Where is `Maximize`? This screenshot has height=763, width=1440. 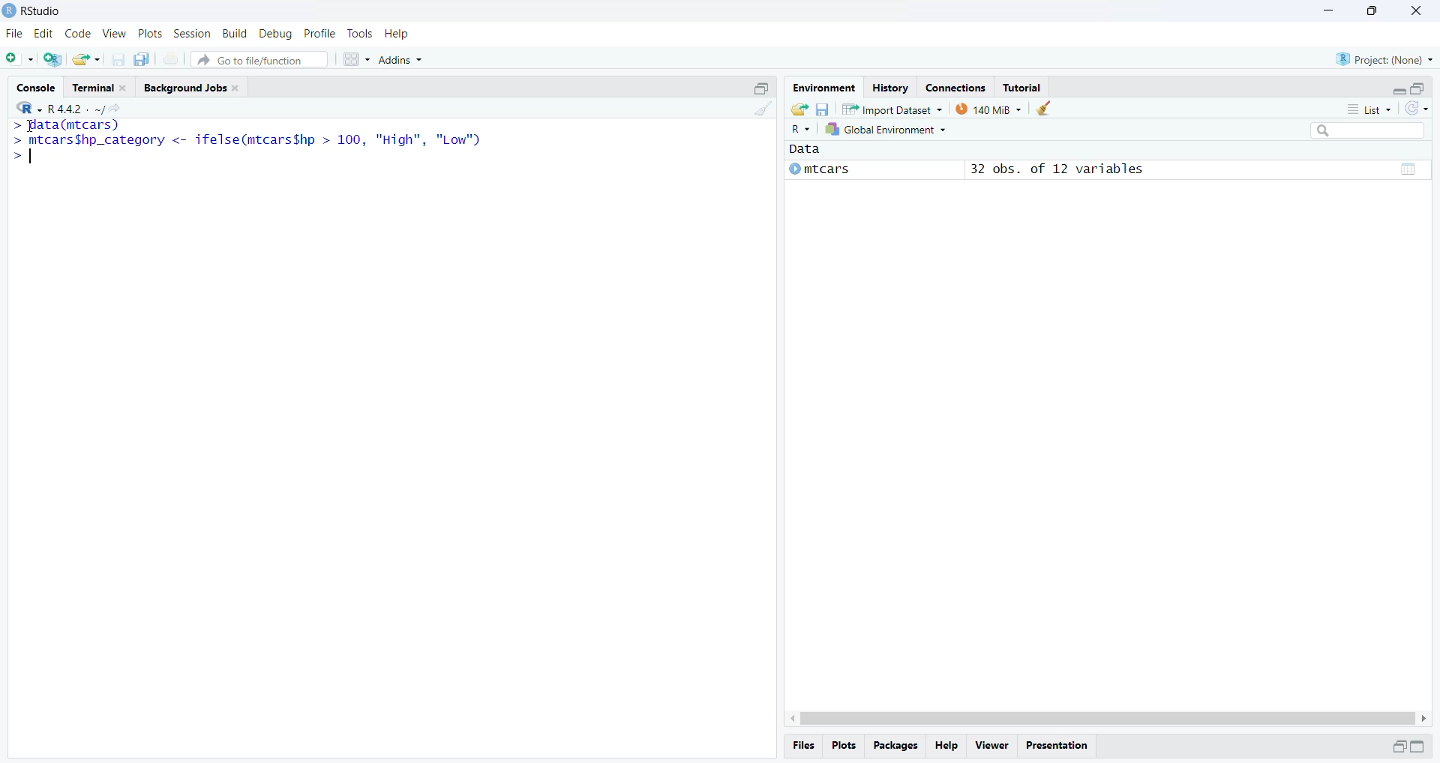 Maximize is located at coordinates (1422, 747).